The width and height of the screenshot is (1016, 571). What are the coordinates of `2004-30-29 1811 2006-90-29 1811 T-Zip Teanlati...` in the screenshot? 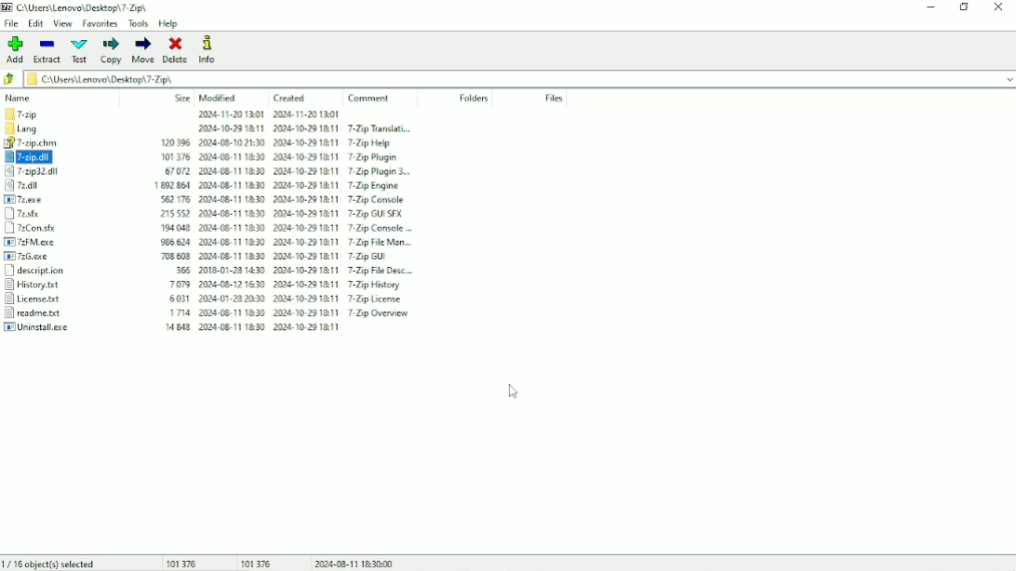 It's located at (311, 130).